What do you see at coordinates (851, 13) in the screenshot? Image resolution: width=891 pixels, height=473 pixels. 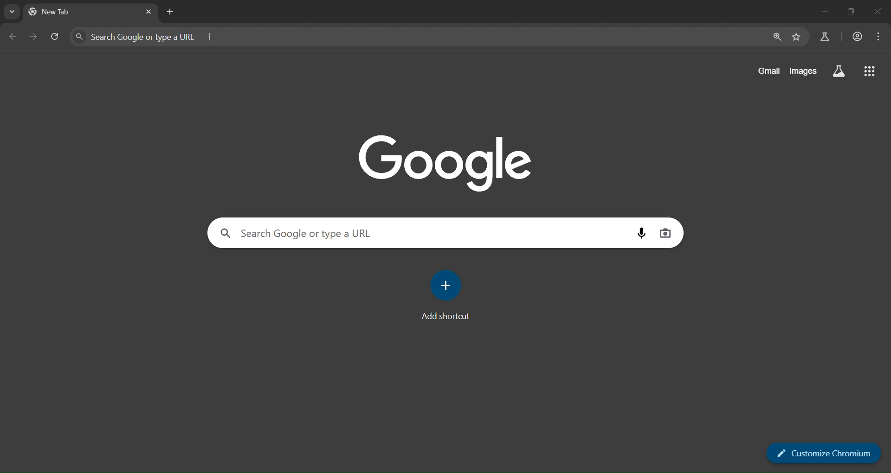 I see `restore down` at bounding box center [851, 13].